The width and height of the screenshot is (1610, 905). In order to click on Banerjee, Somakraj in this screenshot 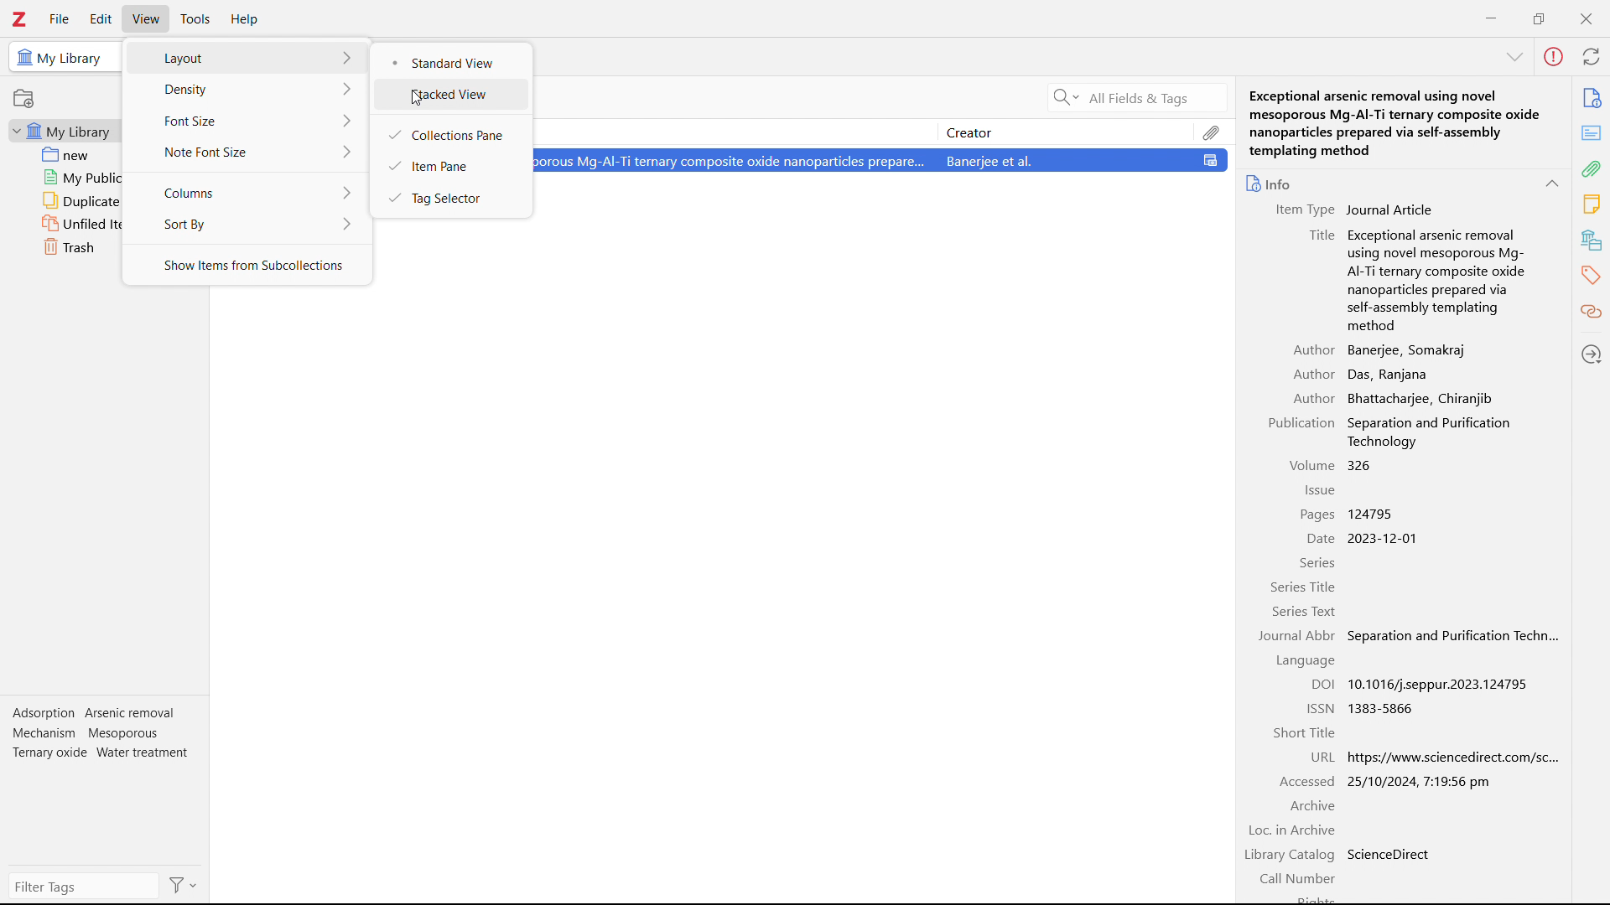, I will do `click(1410, 349)`.